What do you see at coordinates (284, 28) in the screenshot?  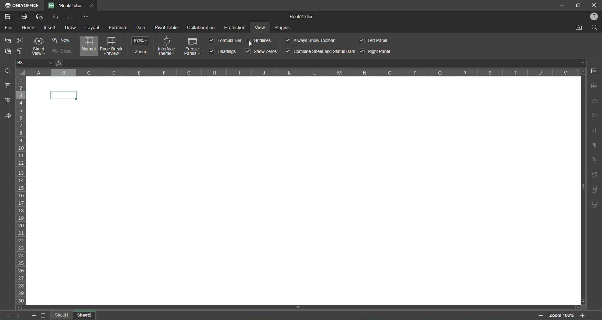 I see `plugins` at bounding box center [284, 28].